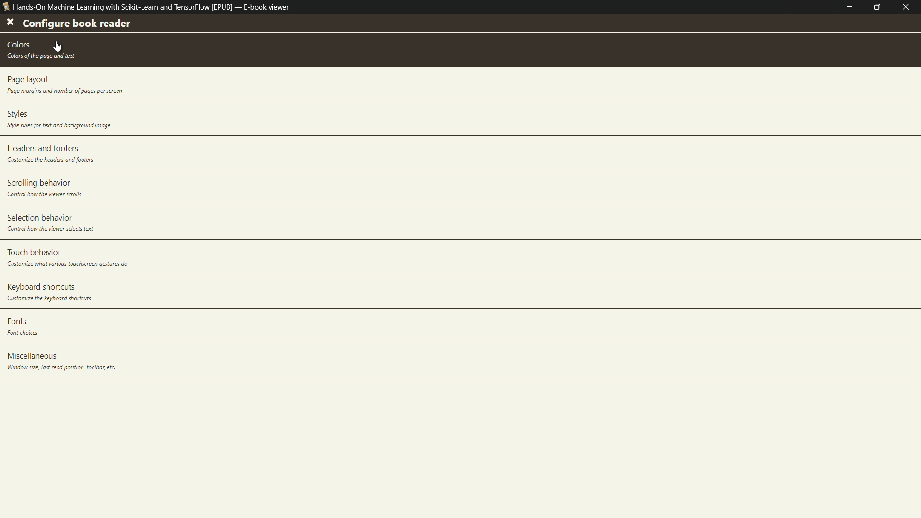  I want to click on Hands-On Machine Learning with Scikit-Learn and TensorFlow [EPUB] — E-book viewer, so click(147, 9).